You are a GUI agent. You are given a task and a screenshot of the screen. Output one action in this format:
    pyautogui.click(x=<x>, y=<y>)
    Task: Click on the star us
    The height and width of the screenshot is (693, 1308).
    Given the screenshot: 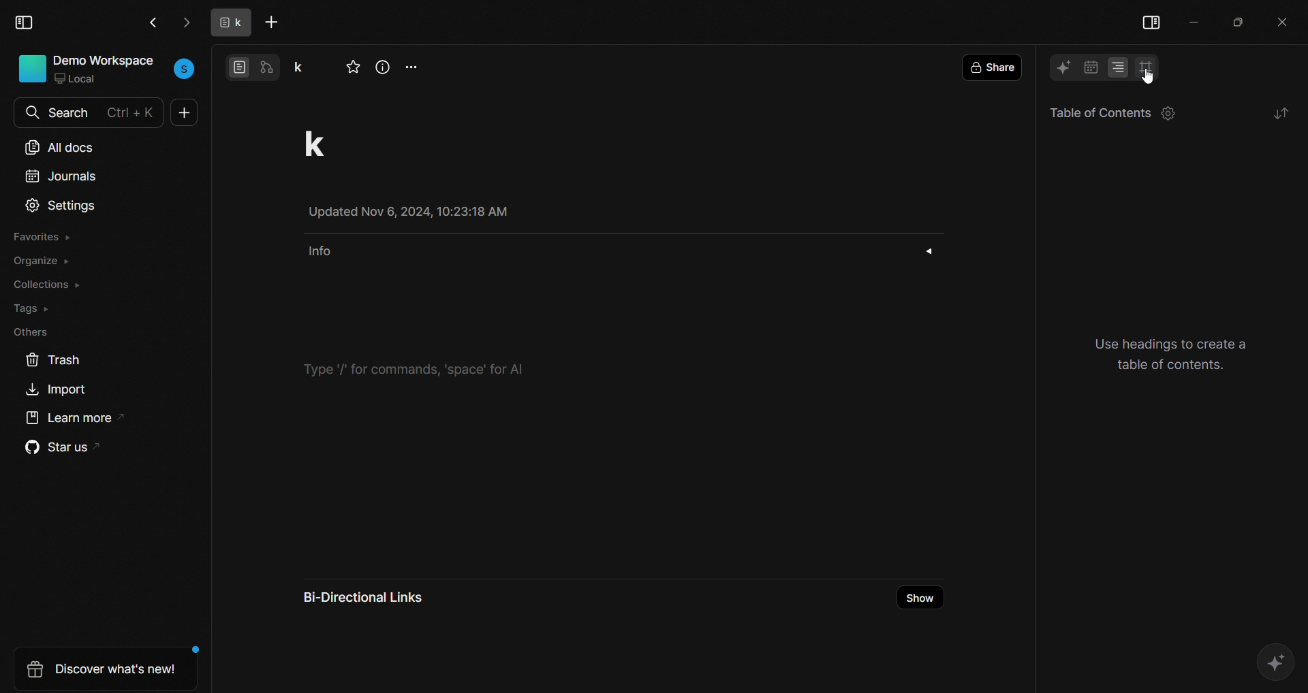 What is the action you would take?
    pyautogui.click(x=57, y=449)
    